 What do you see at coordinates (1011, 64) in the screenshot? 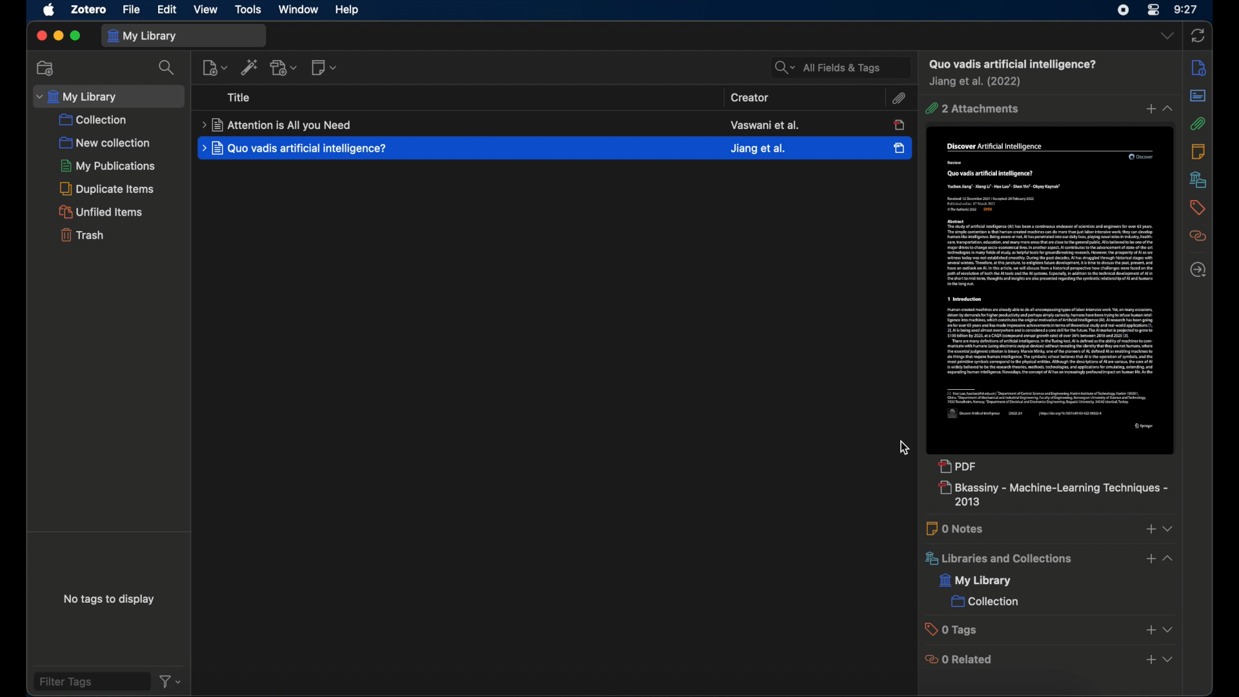
I see `item ` at bounding box center [1011, 64].